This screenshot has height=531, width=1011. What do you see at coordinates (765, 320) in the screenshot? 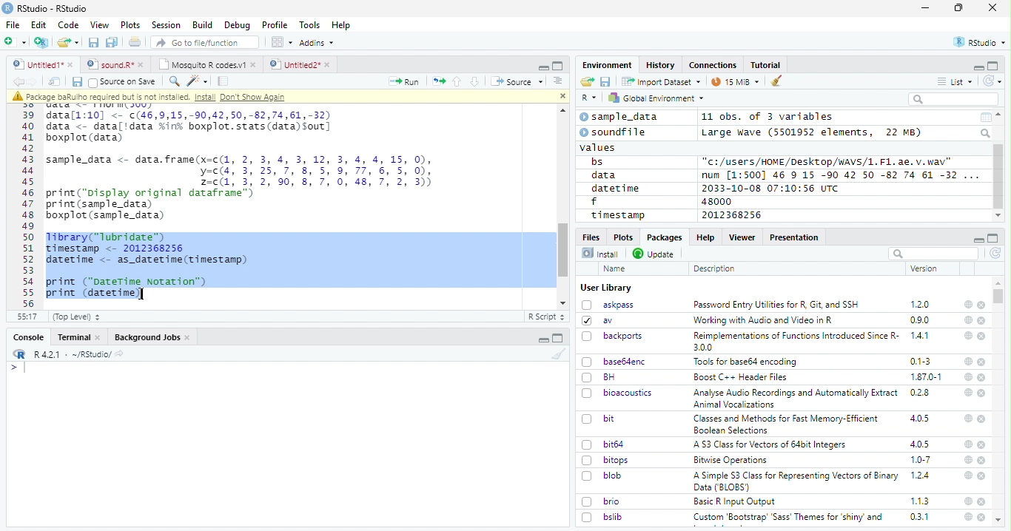
I see `‘Working with Audio and Video inR` at bounding box center [765, 320].